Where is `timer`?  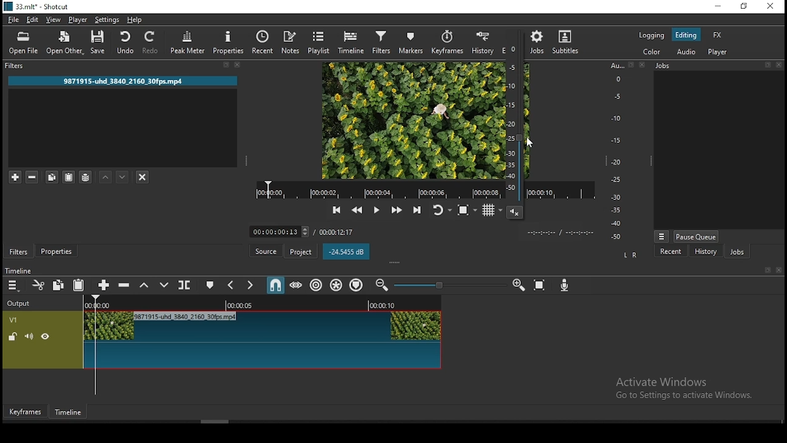 timer is located at coordinates (304, 231).